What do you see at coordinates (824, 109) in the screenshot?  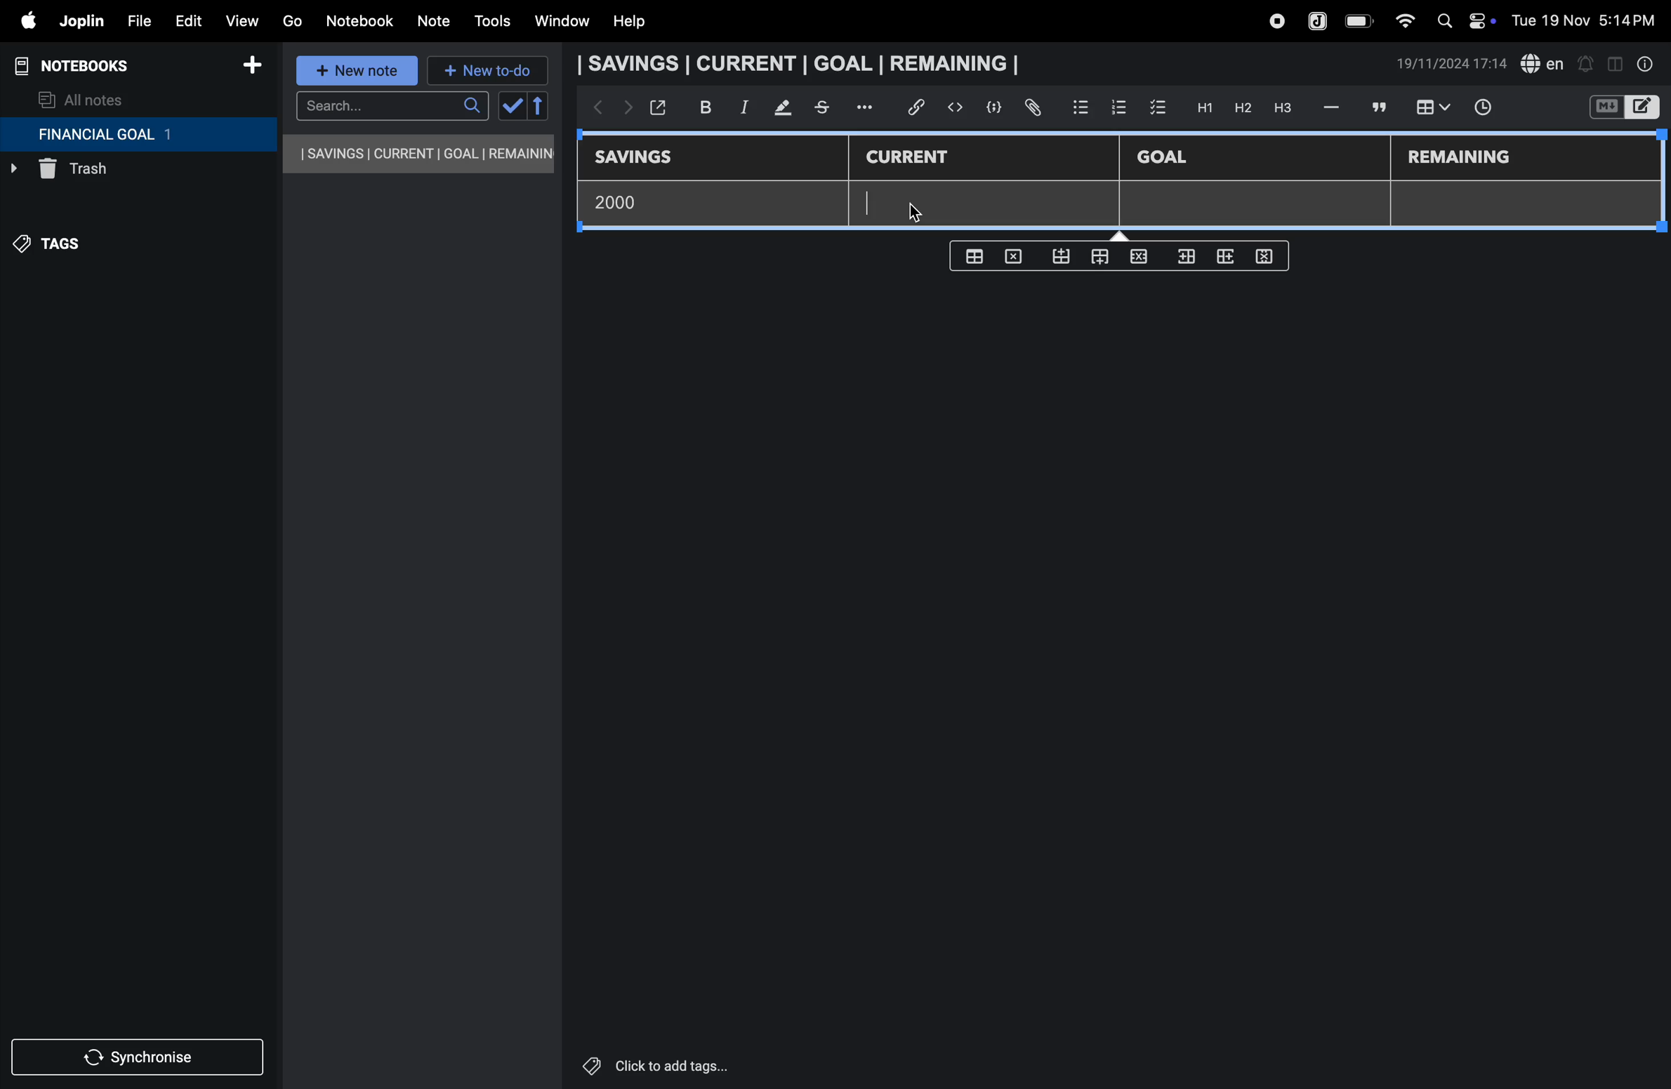 I see `stketchbook` at bounding box center [824, 109].